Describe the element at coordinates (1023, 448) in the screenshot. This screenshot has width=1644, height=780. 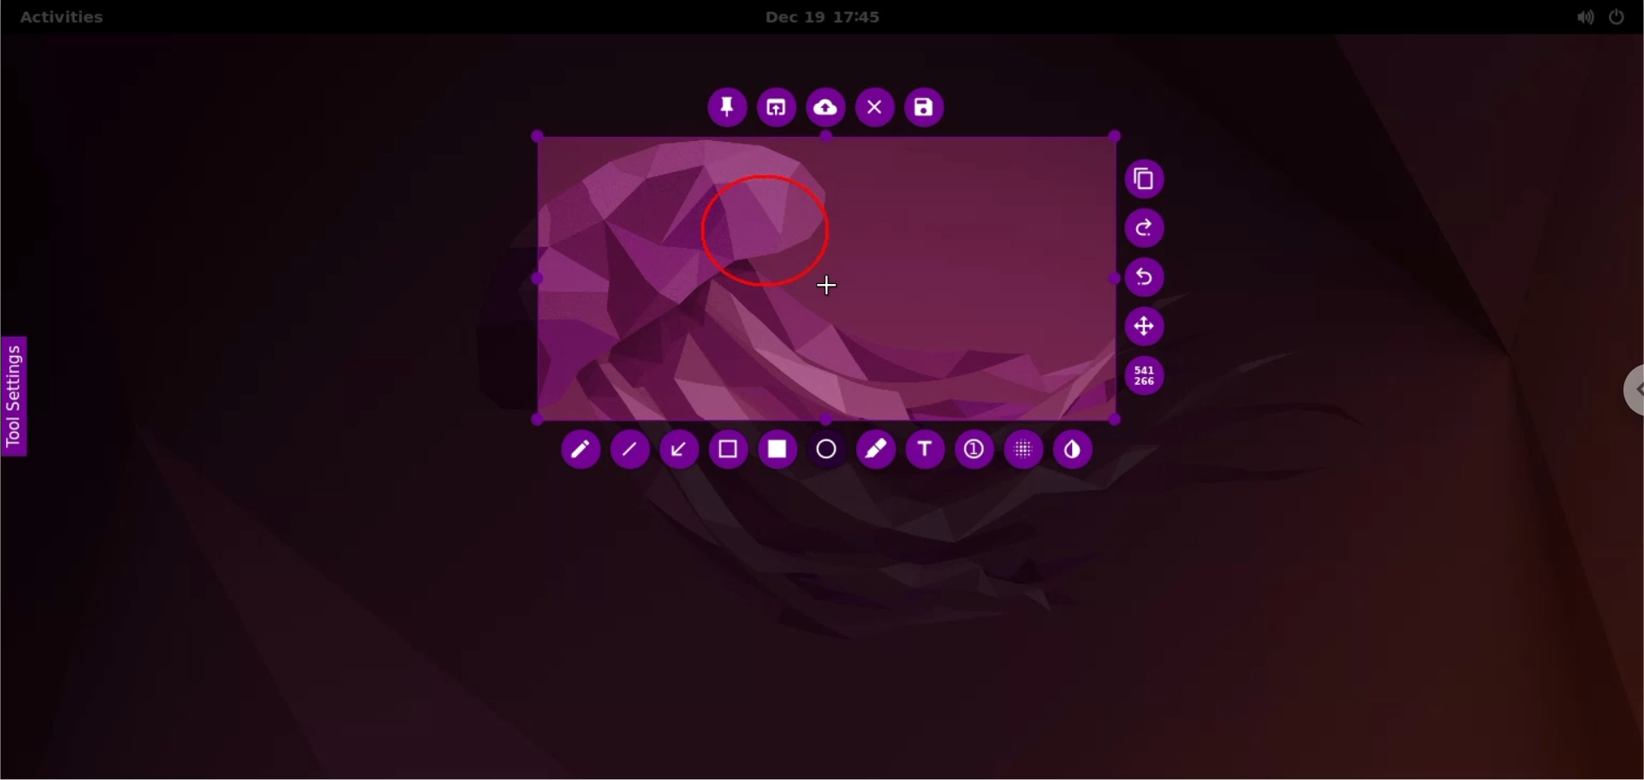
I see `pixelette` at that location.